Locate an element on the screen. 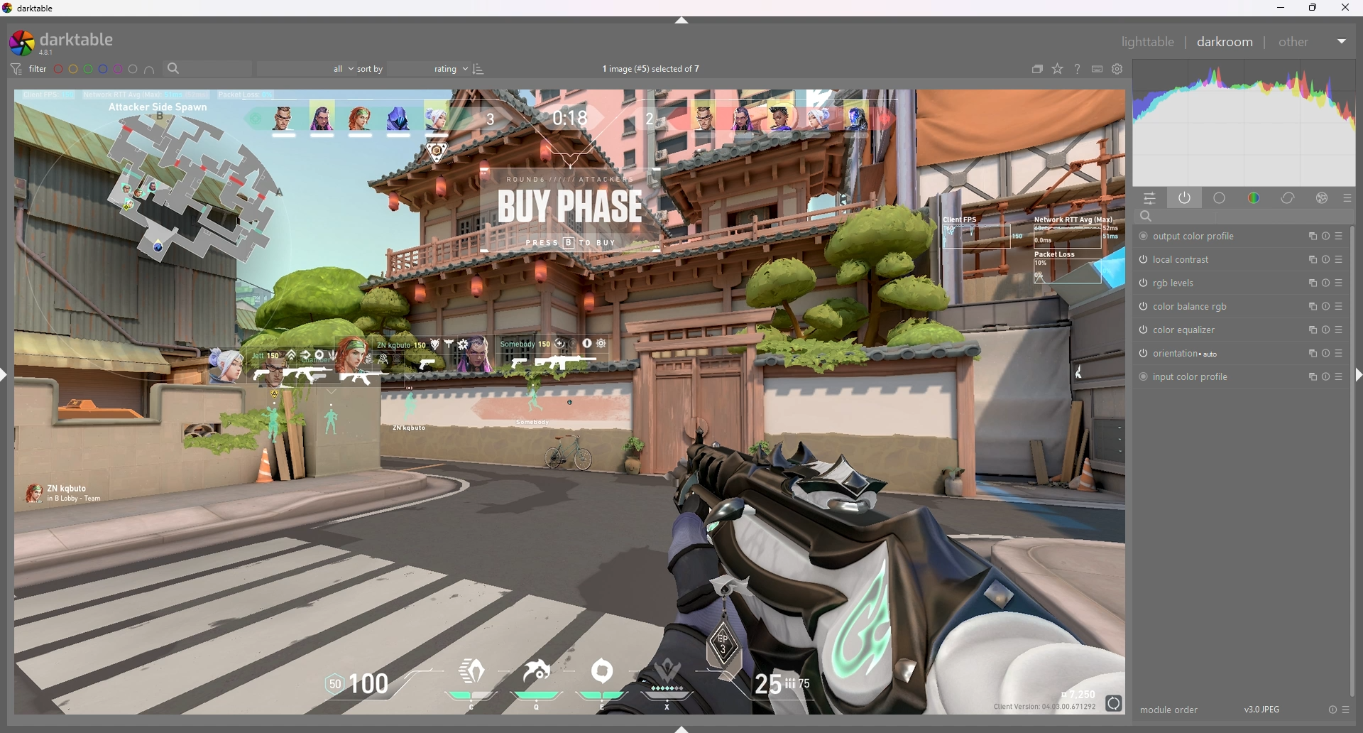  output color profile is located at coordinates (1196, 237).